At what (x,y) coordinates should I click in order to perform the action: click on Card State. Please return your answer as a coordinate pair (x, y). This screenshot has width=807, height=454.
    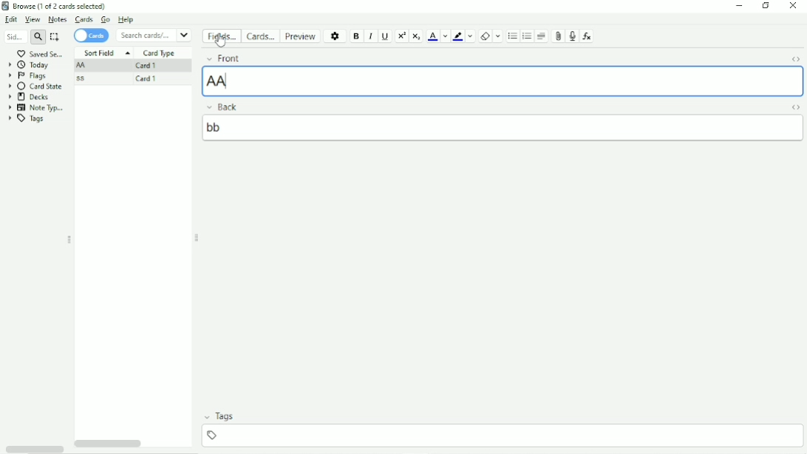
    Looking at the image, I should click on (36, 87).